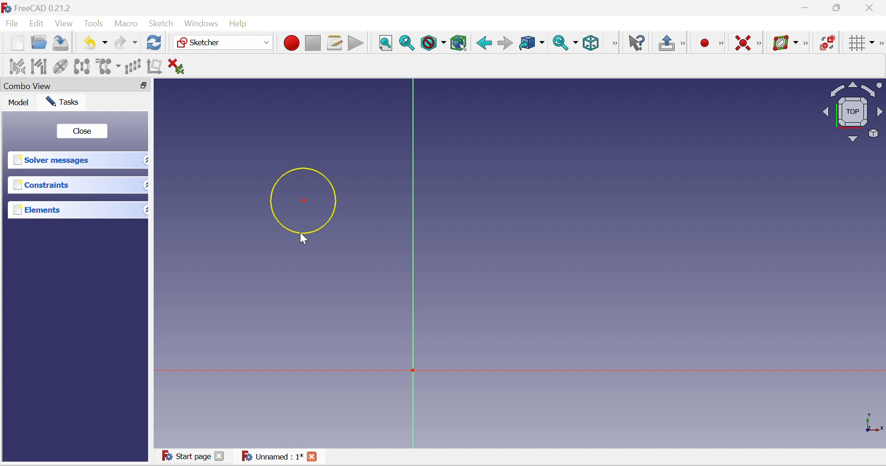 This screenshot has width=886, height=466. Describe the element at coordinates (852, 114) in the screenshot. I see `Viewing angle` at that location.